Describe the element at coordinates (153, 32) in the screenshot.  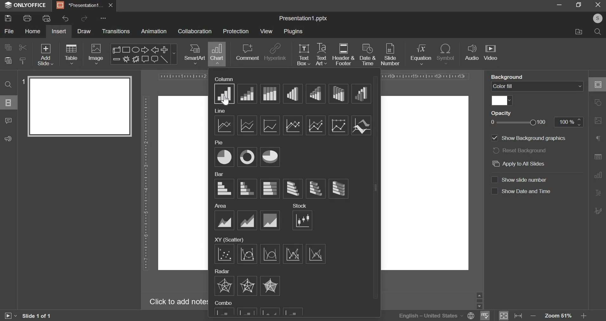
I see `animation` at that location.